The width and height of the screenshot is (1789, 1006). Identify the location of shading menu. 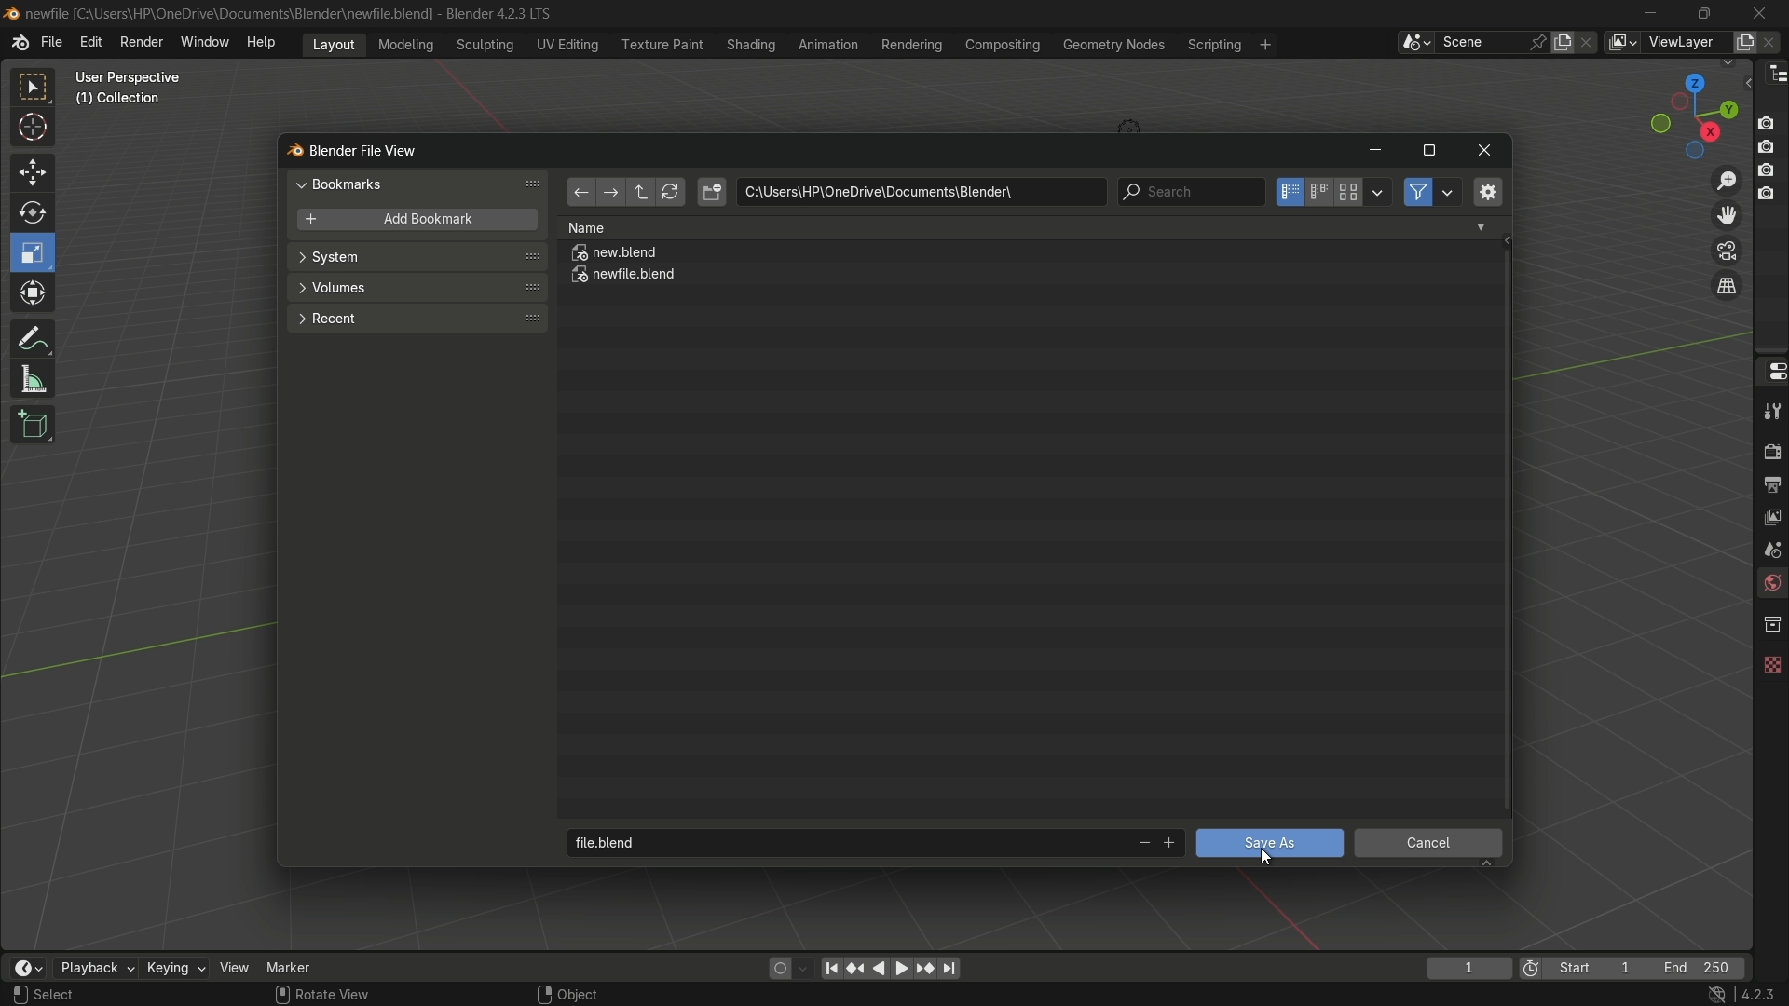
(748, 44).